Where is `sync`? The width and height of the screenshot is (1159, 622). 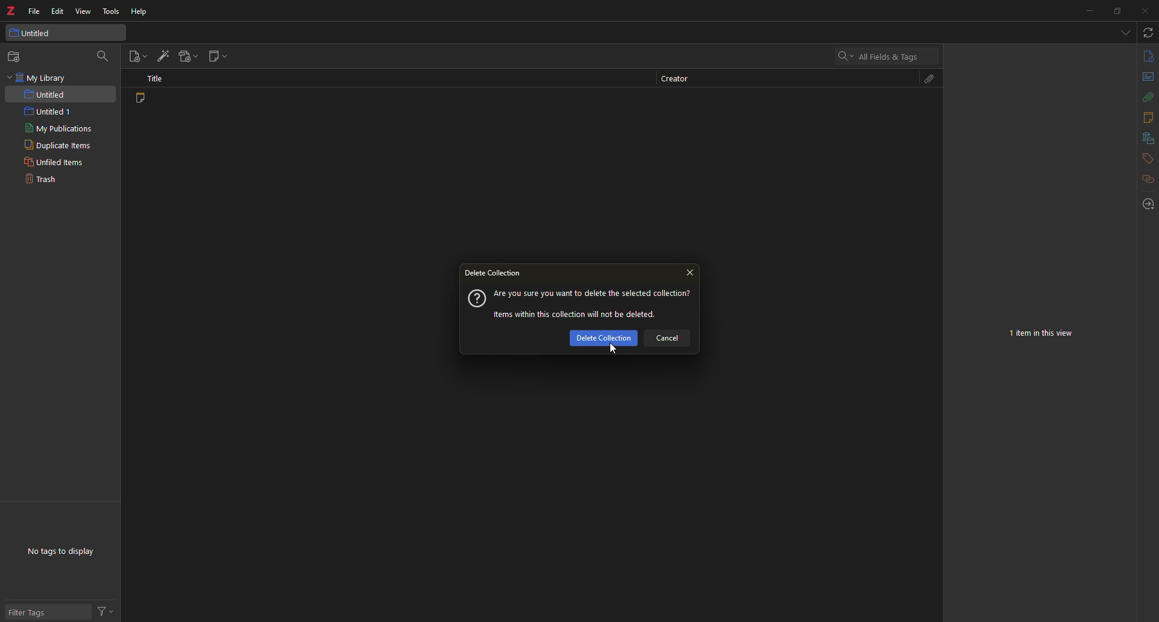
sync is located at coordinates (1147, 33).